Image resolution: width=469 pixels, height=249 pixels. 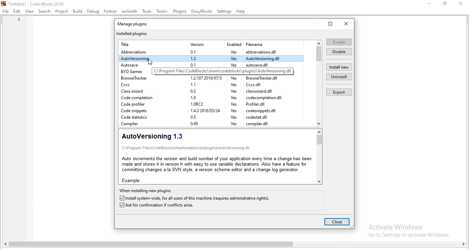 I want to click on IRD INCTSMETKS (NS Version and DUD NUMDEr OF YOUr SpPRCETION Svery time 3 Change has been
‘made and stores it in version. h with easy to use variable declarations. Also have a feature for
committing changes a la SVN style, a version scheme editor and a change log generator., so click(x=216, y=165).